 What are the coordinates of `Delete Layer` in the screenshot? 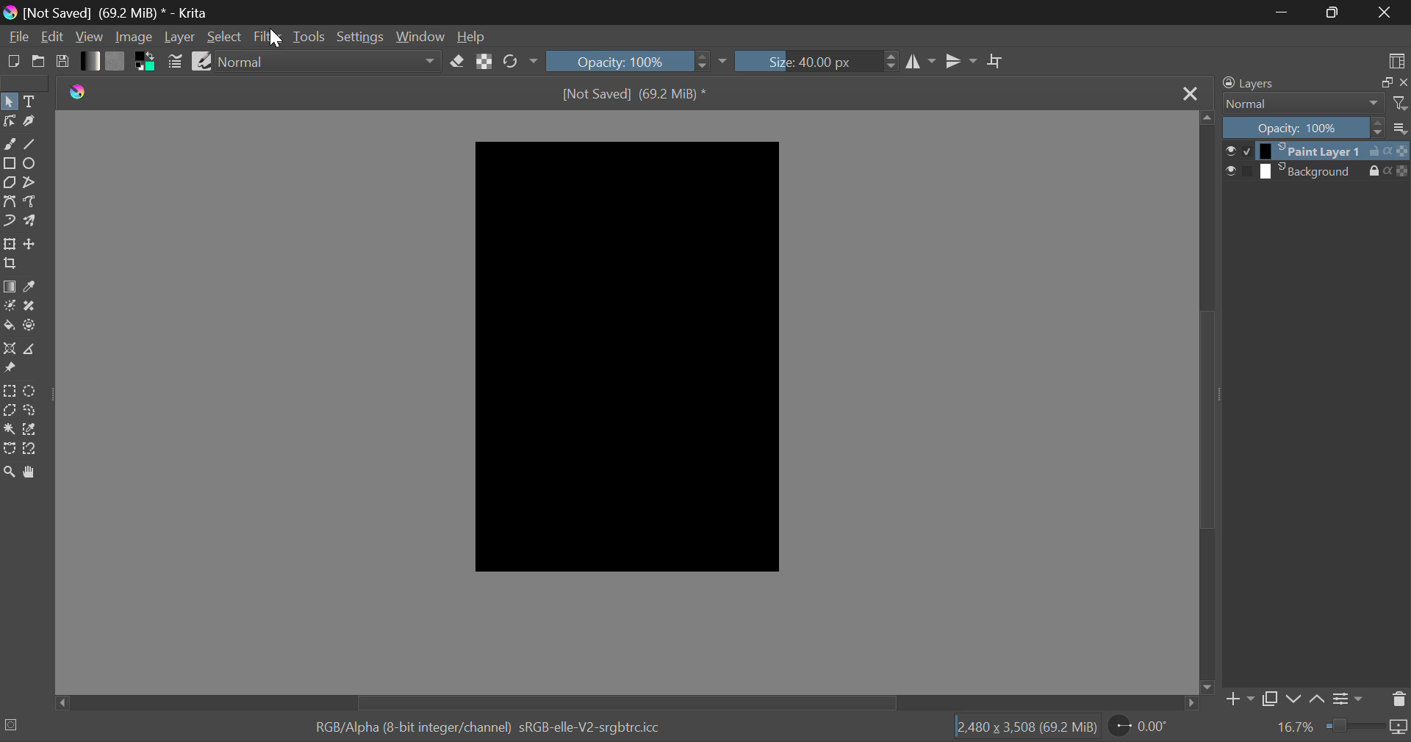 It's located at (1399, 701).